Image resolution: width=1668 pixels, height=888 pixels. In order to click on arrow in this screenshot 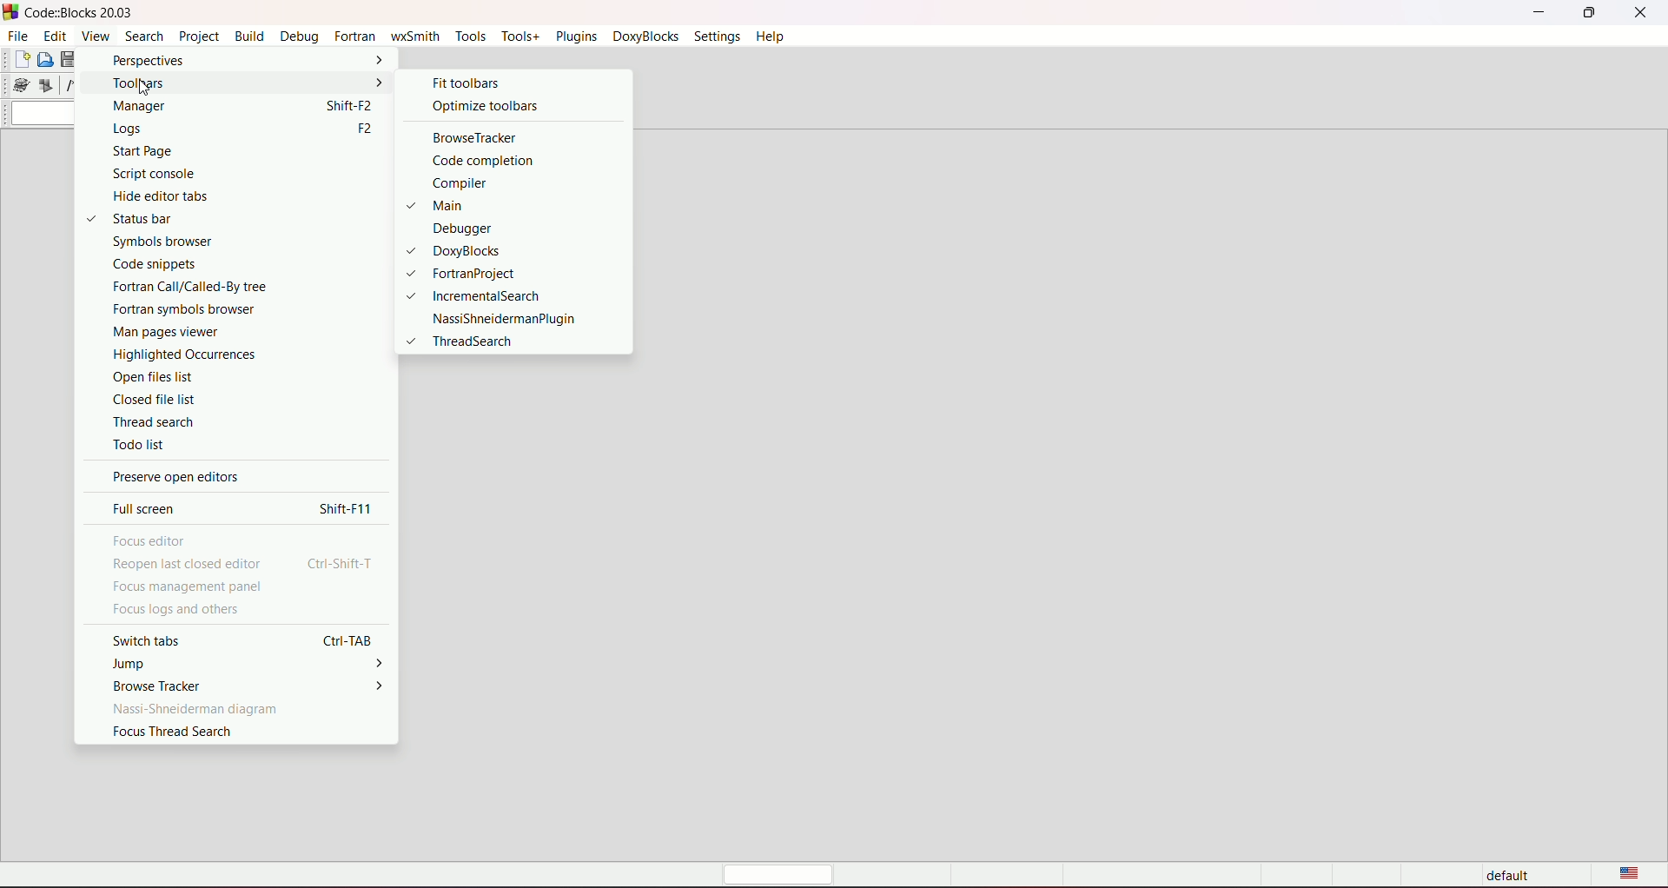, I will do `click(376, 60)`.